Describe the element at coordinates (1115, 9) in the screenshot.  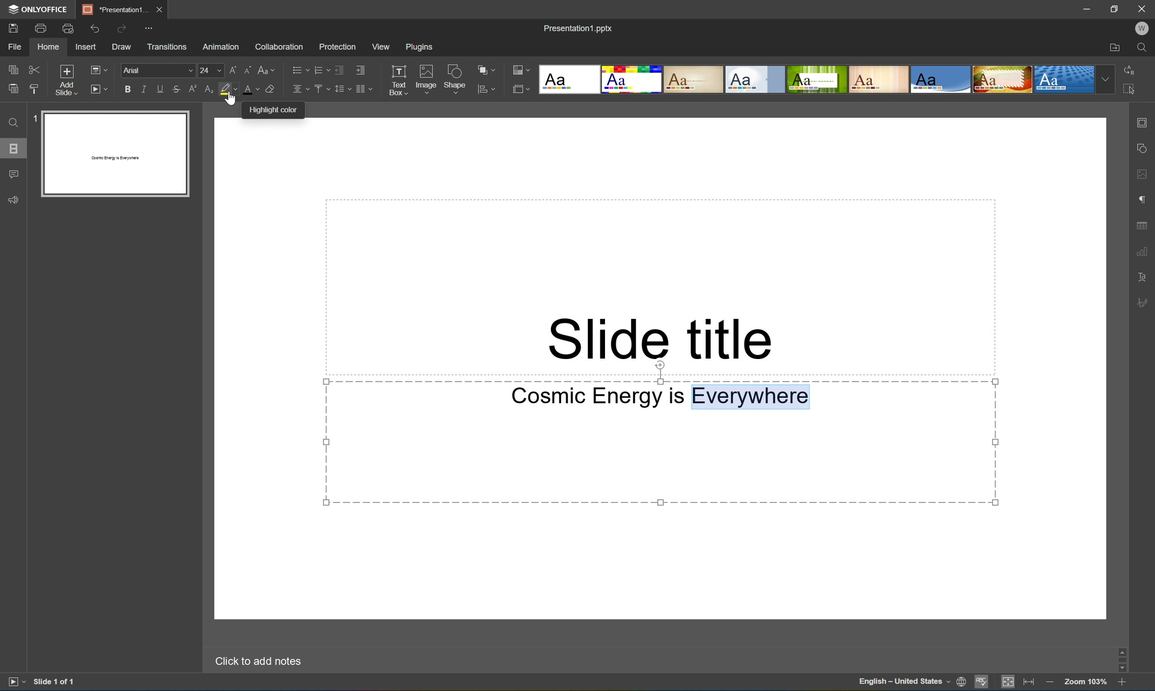
I see `Restore down` at that location.